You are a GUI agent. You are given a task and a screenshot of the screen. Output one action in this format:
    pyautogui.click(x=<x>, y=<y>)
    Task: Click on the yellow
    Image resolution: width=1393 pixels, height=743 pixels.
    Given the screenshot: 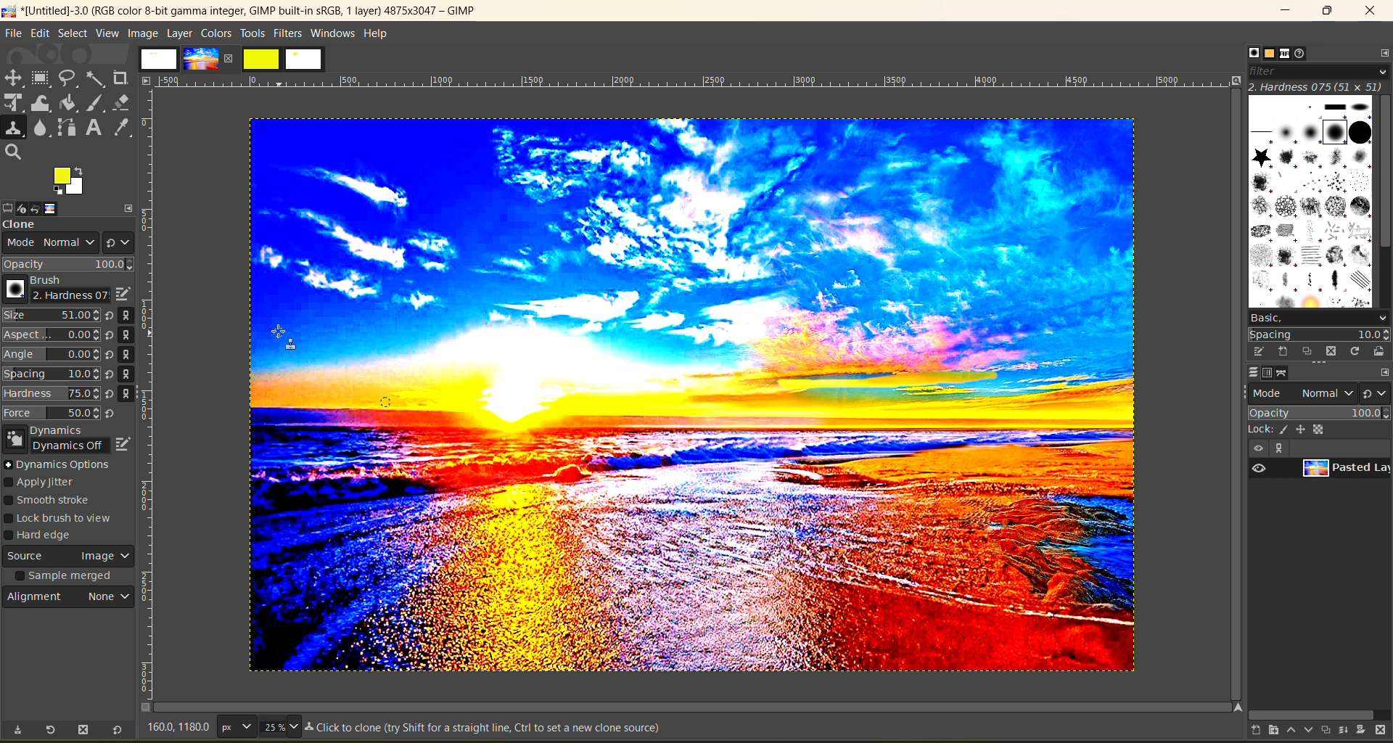 What is the action you would take?
    pyautogui.click(x=262, y=59)
    